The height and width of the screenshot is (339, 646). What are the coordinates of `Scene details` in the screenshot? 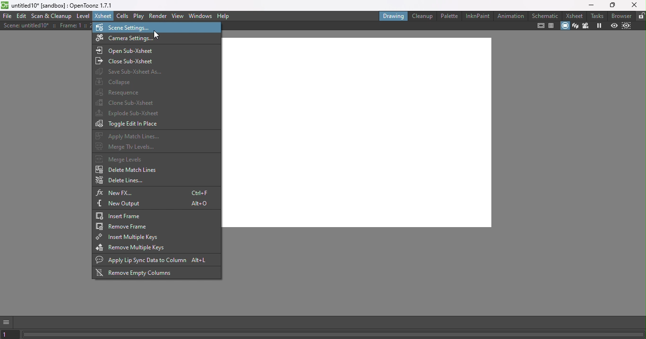 It's located at (46, 26).